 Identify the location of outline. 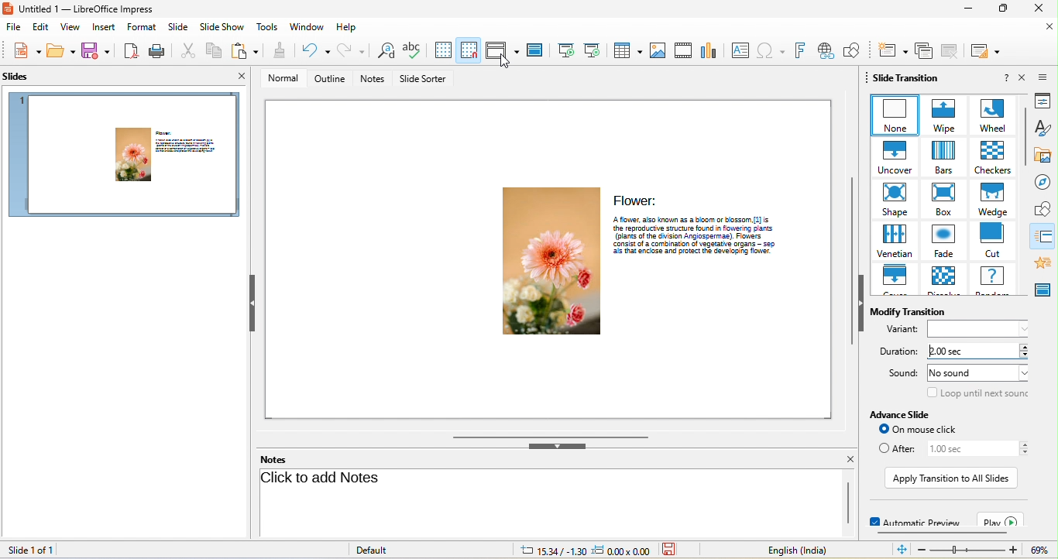
(329, 79).